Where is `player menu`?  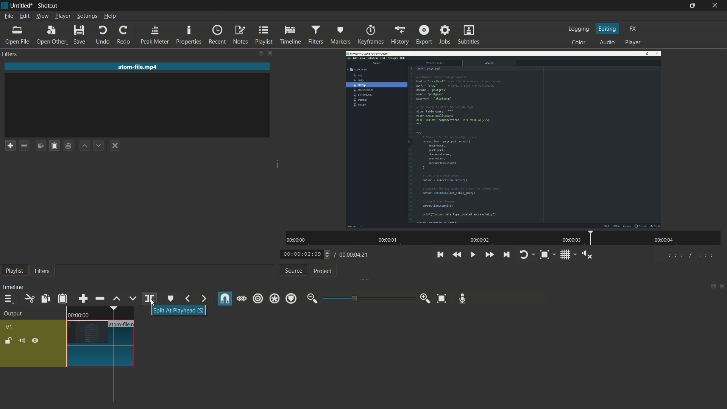
player menu is located at coordinates (63, 17).